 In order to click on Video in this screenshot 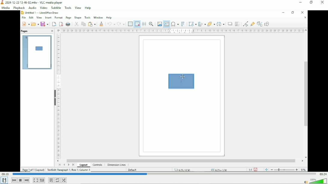, I will do `click(164, 91)`.